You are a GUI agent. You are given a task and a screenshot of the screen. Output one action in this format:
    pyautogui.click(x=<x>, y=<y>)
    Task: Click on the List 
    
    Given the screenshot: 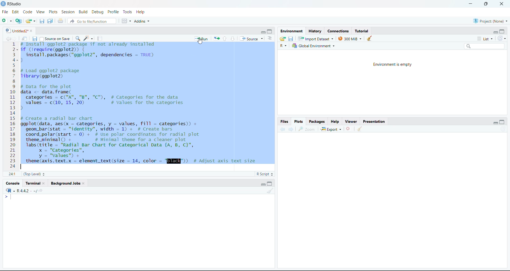 What is the action you would take?
    pyautogui.click(x=485, y=39)
    